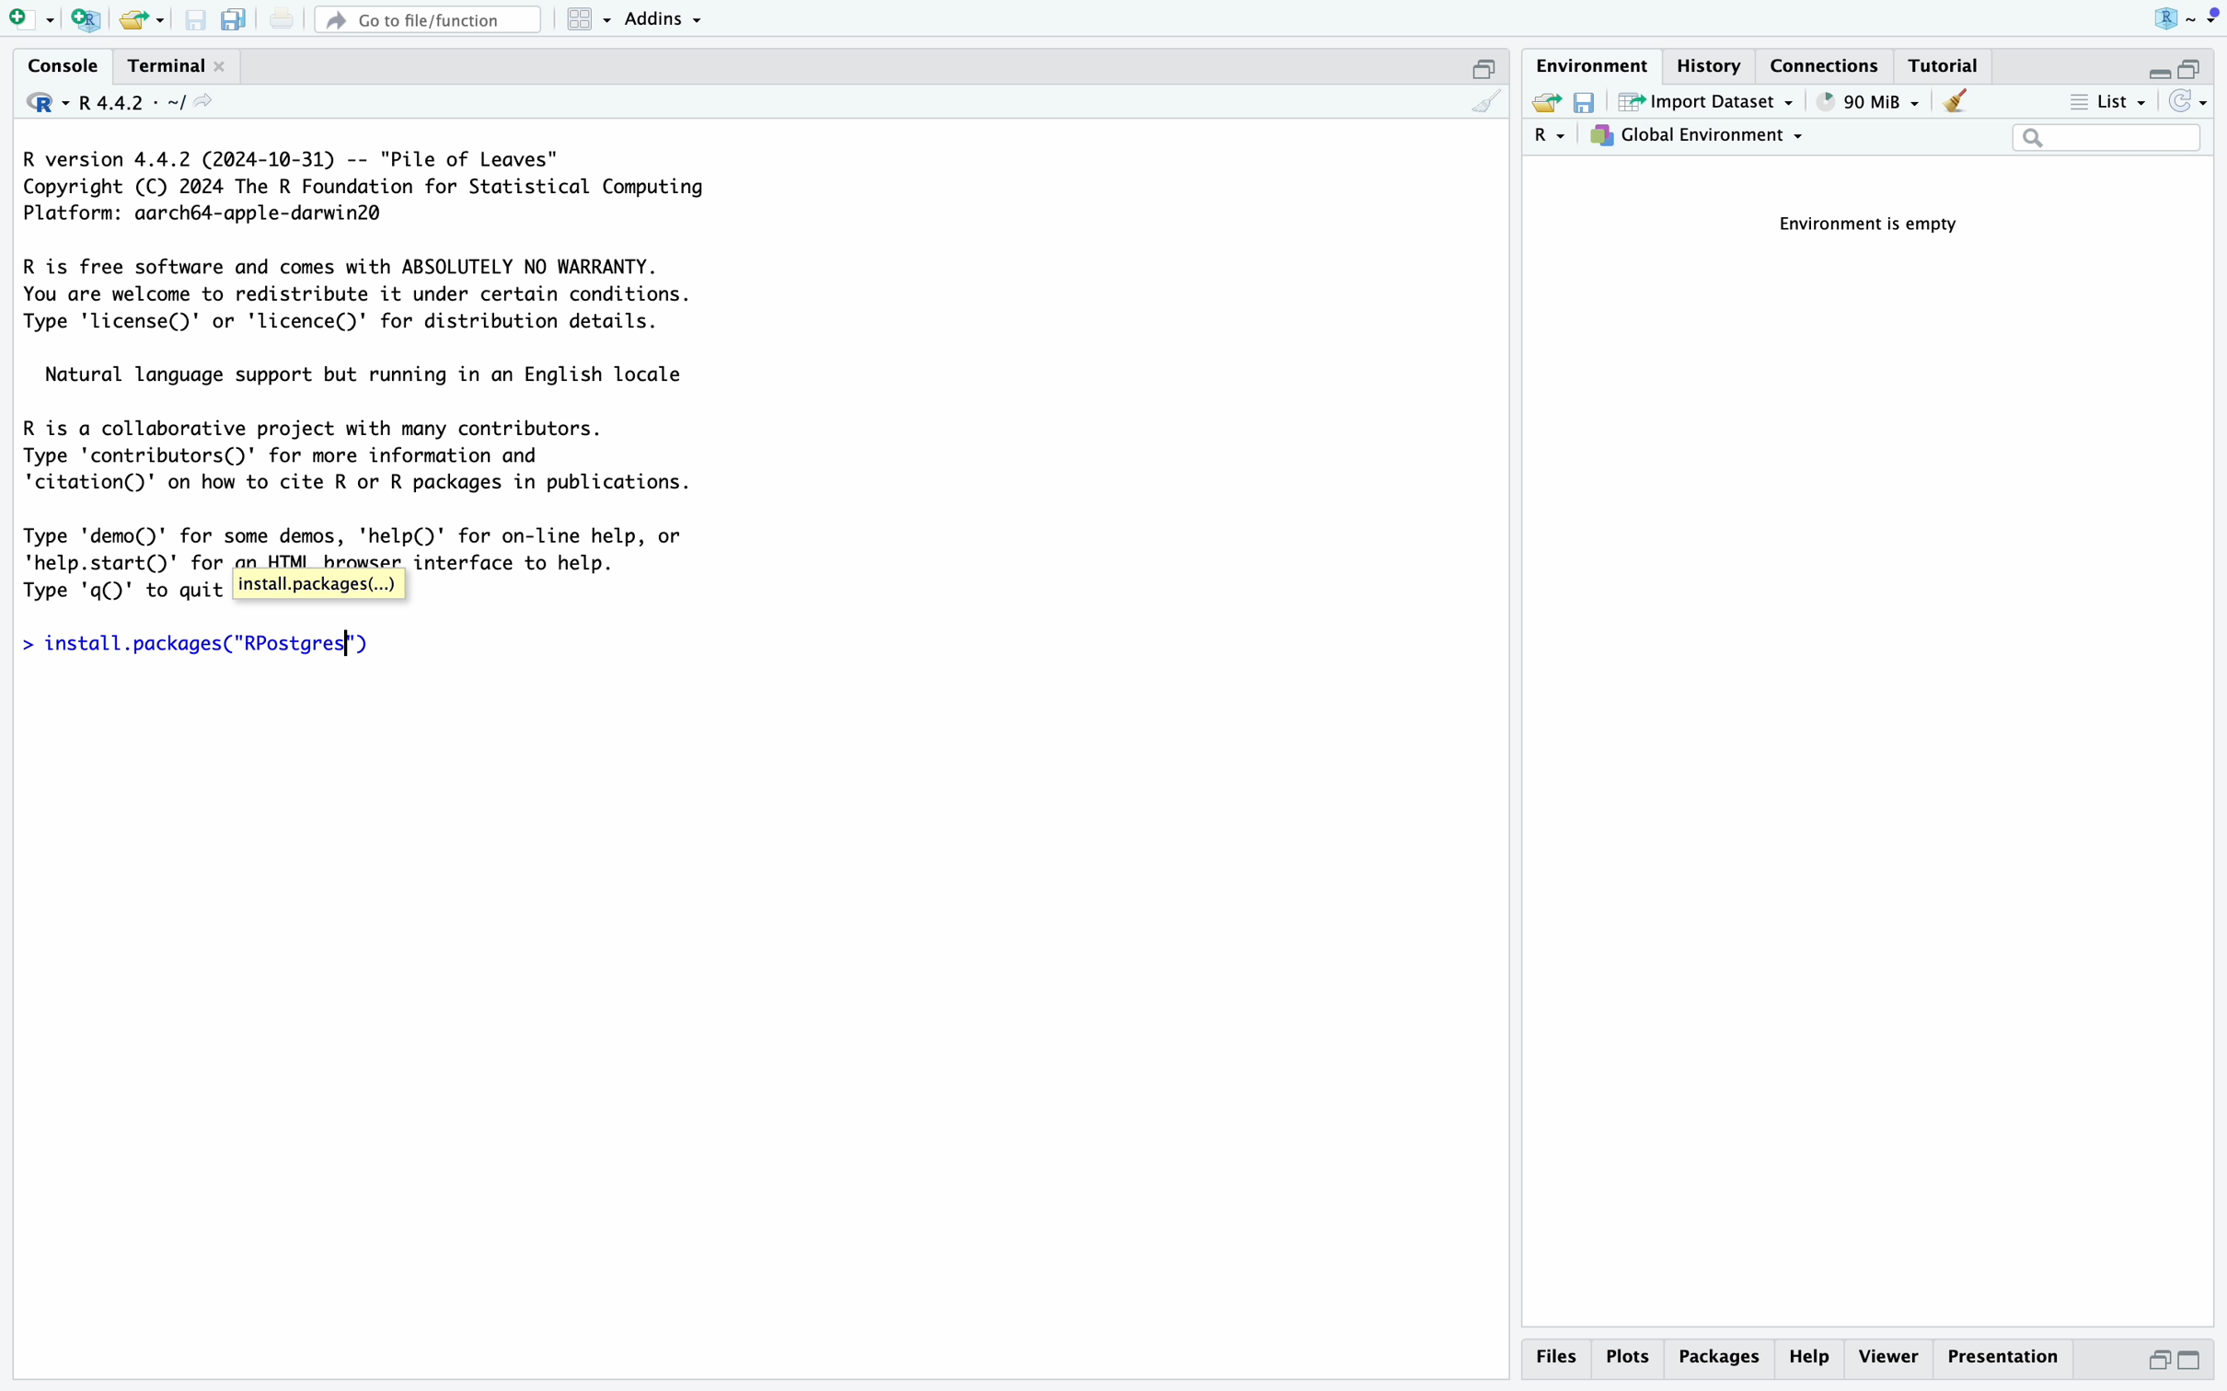  What do you see at coordinates (2191, 105) in the screenshot?
I see `refresh the list of objects in the environment` at bounding box center [2191, 105].